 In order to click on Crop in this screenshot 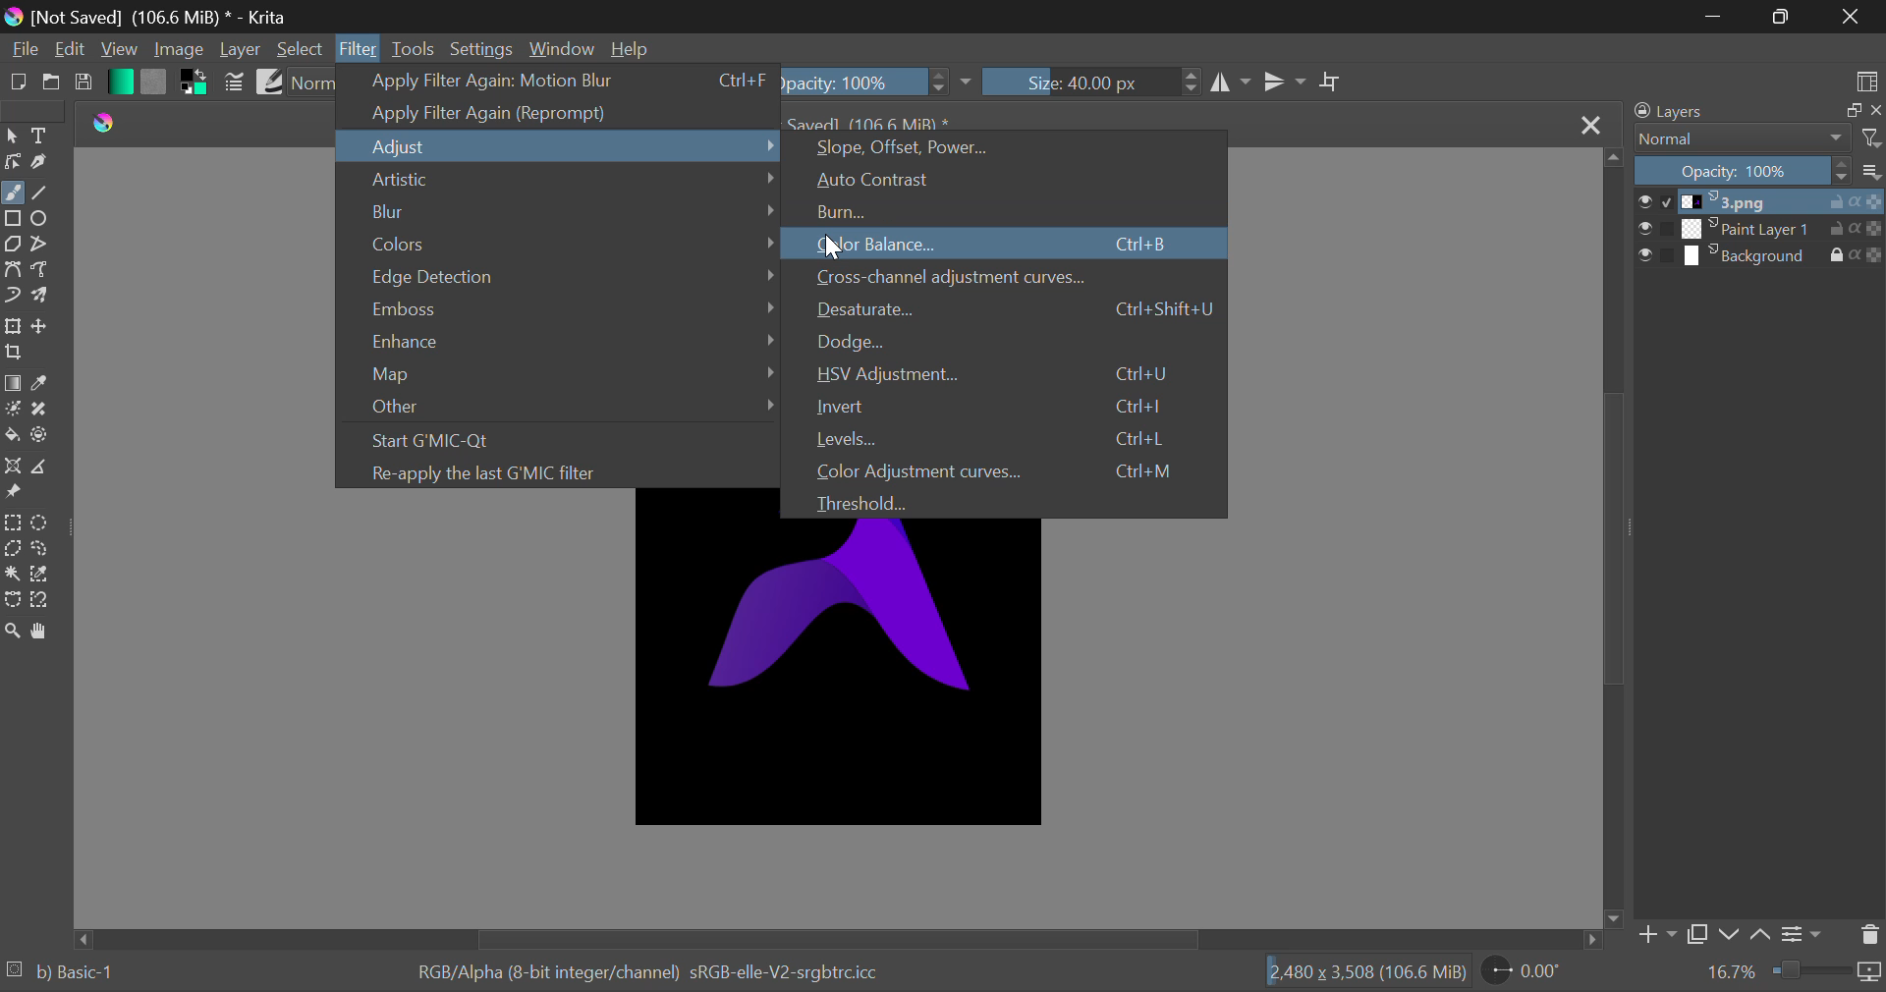, I will do `click(16, 354)`.